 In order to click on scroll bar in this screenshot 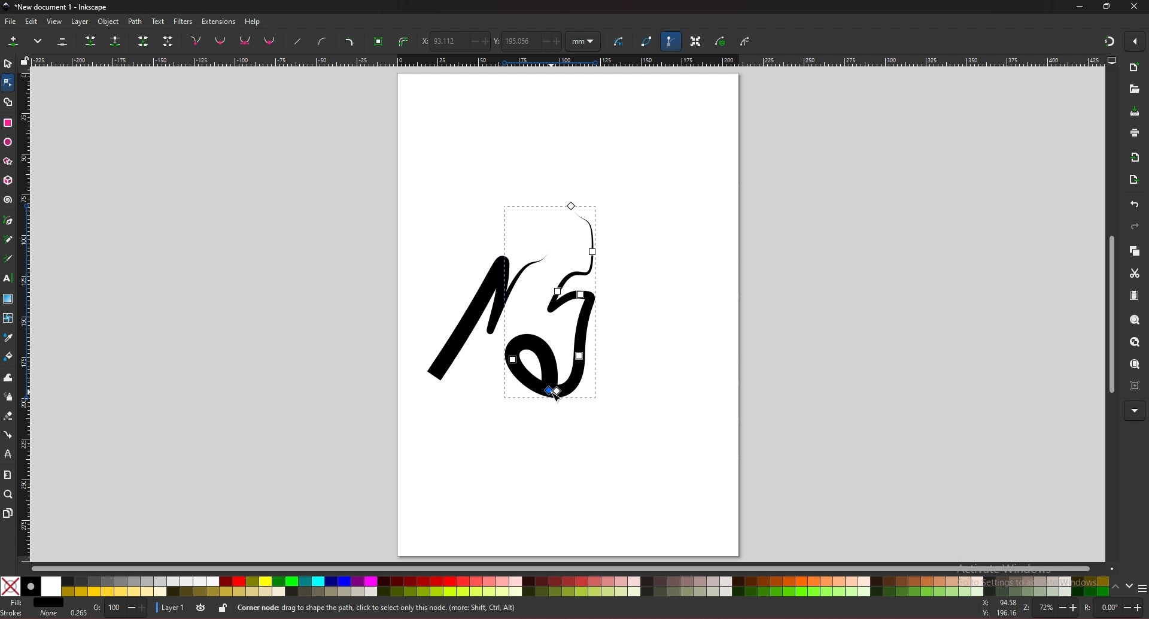, I will do `click(572, 569)`.